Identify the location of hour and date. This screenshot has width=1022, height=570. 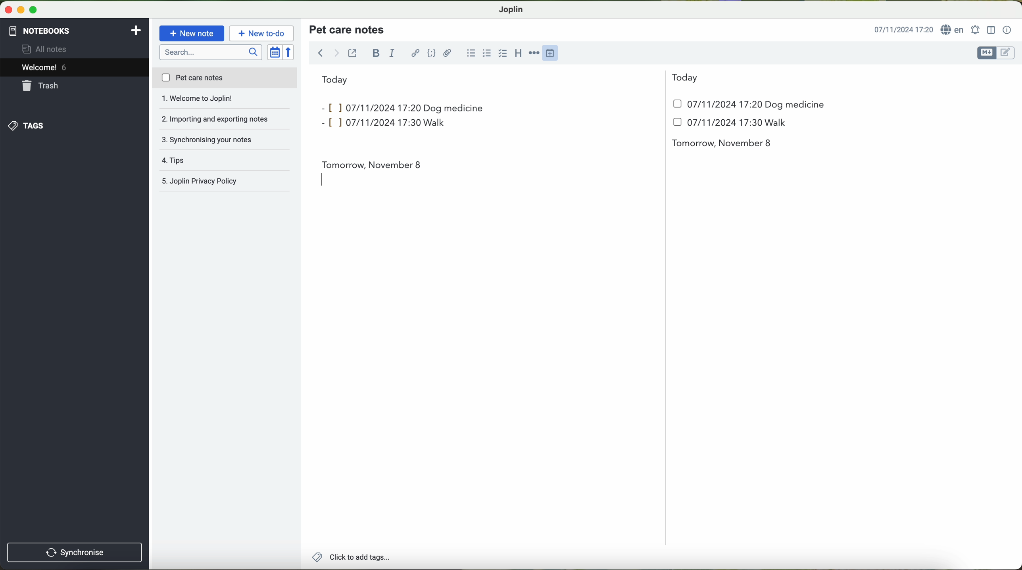
(903, 30).